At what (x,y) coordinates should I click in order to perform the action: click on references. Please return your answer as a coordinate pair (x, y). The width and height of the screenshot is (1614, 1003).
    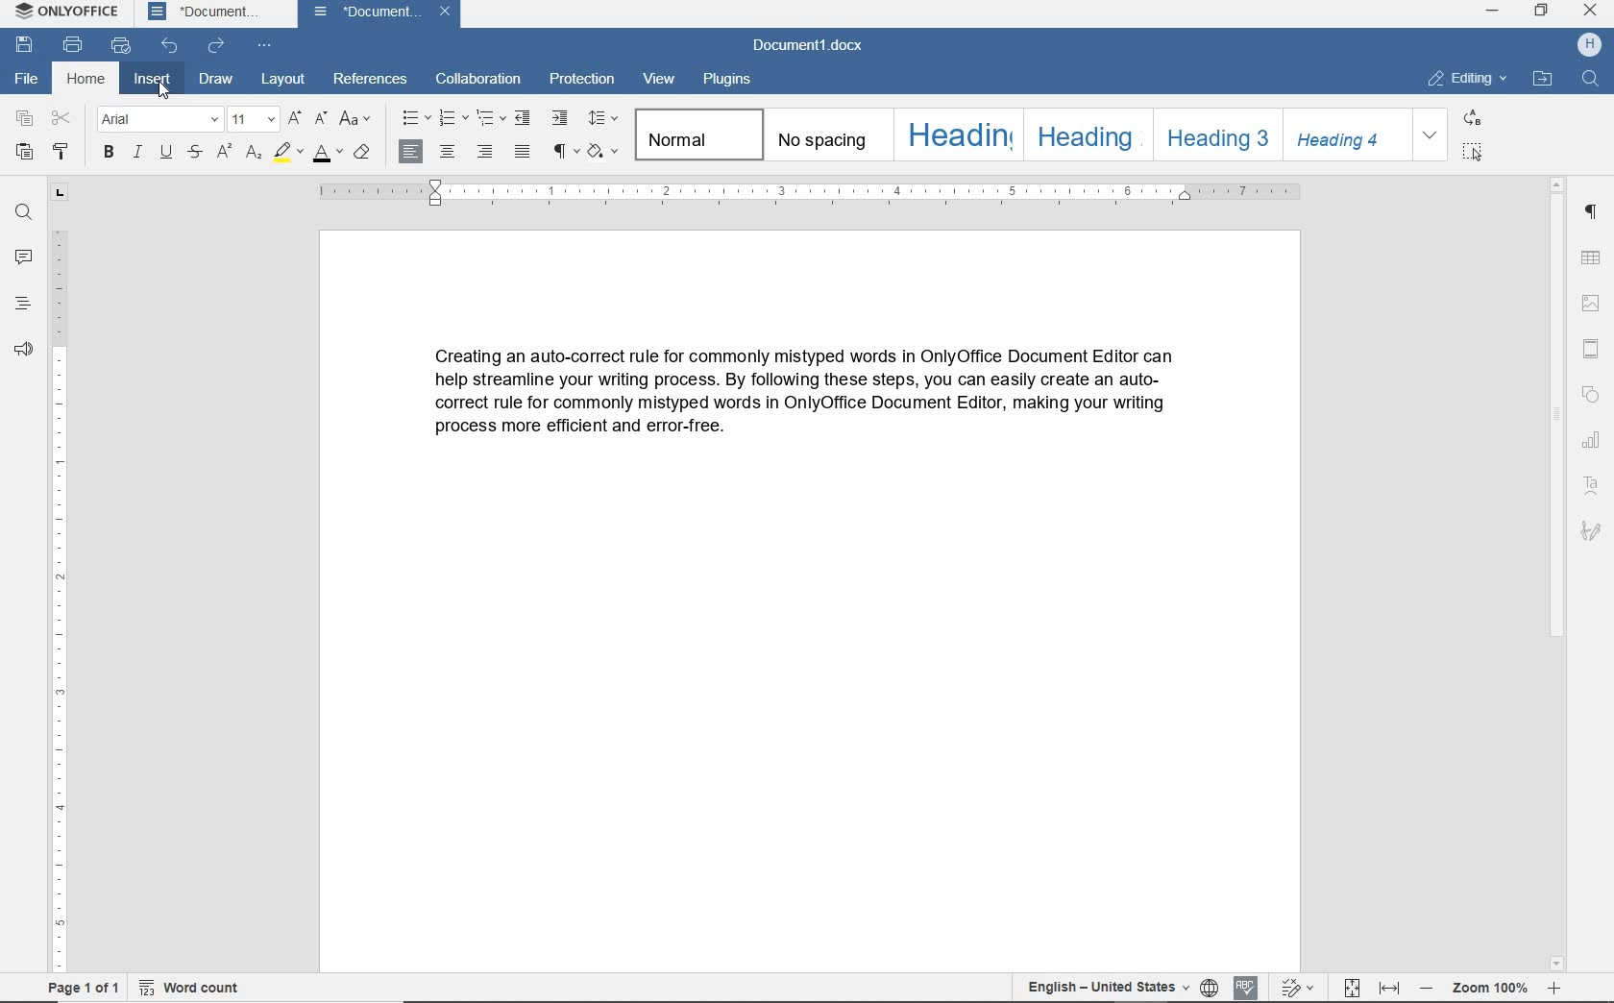
    Looking at the image, I should click on (367, 79).